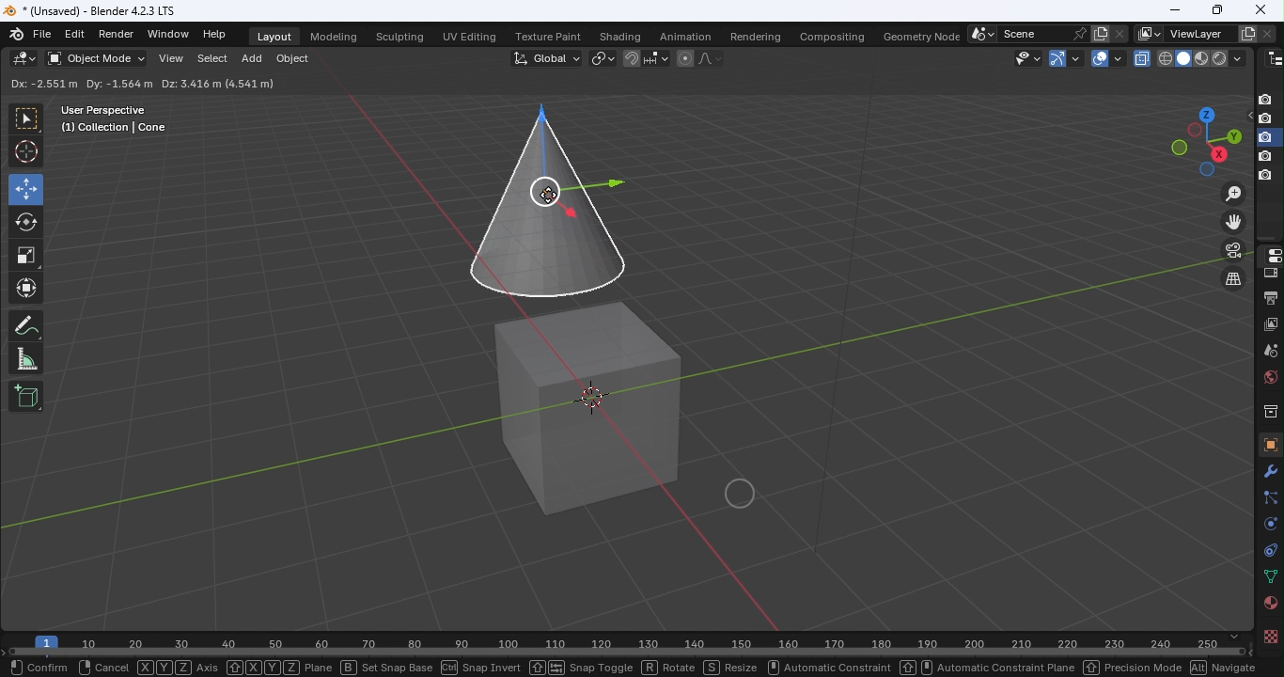 This screenshot has width=1284, height=677. Describe the element at coordinates (118, 83) in the screenshot. I see `Default` at that location.